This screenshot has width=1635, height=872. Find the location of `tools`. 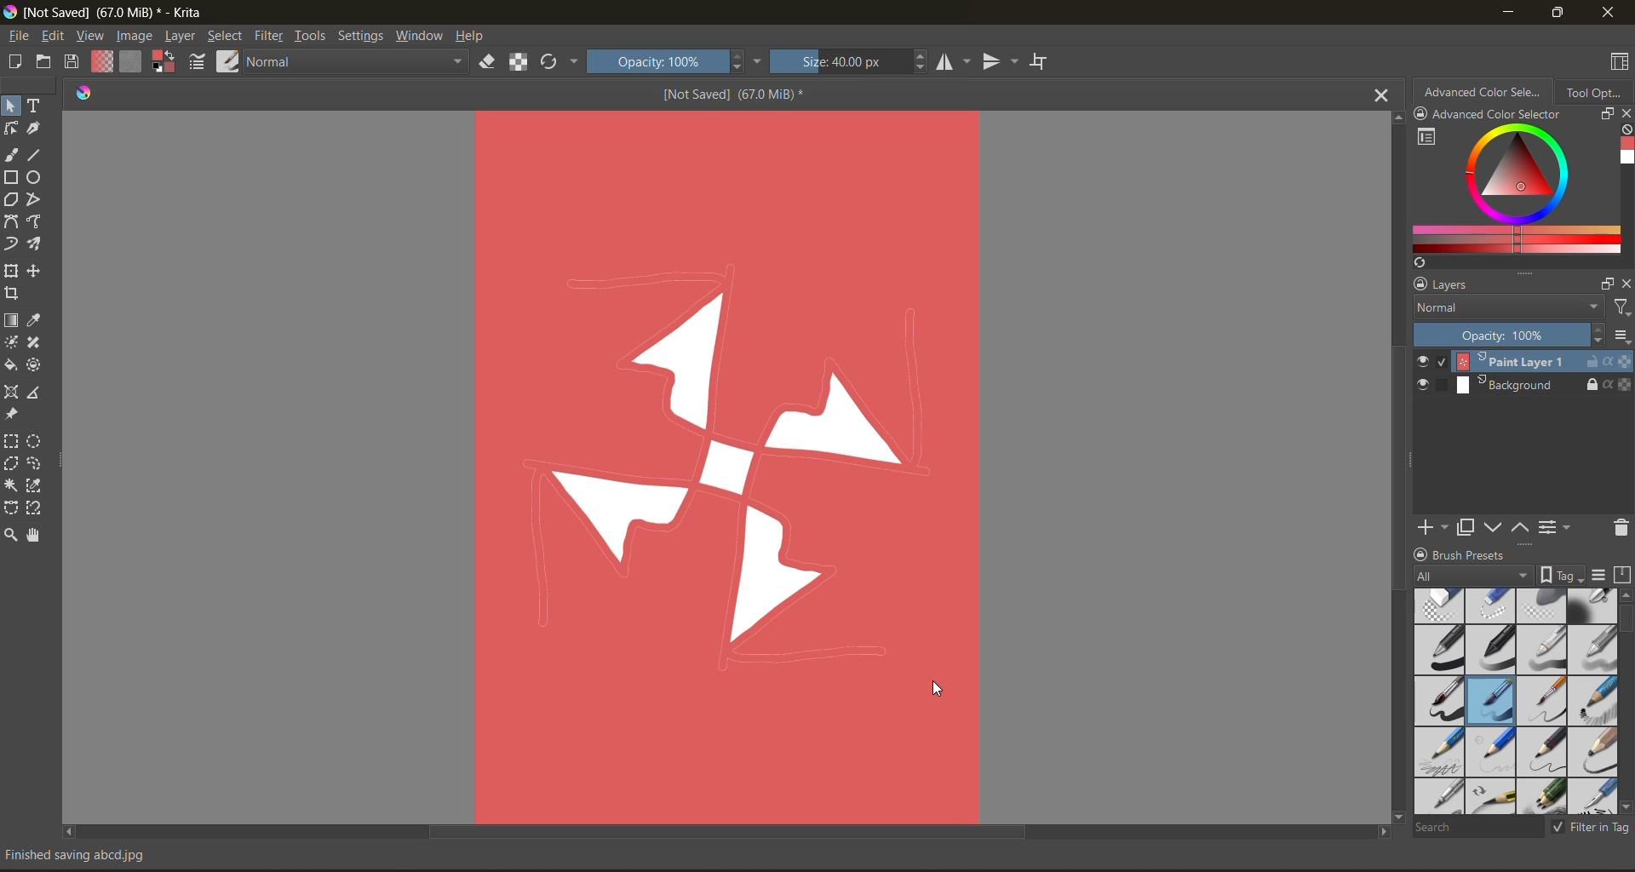

tools is located at coordinates (10, 152).